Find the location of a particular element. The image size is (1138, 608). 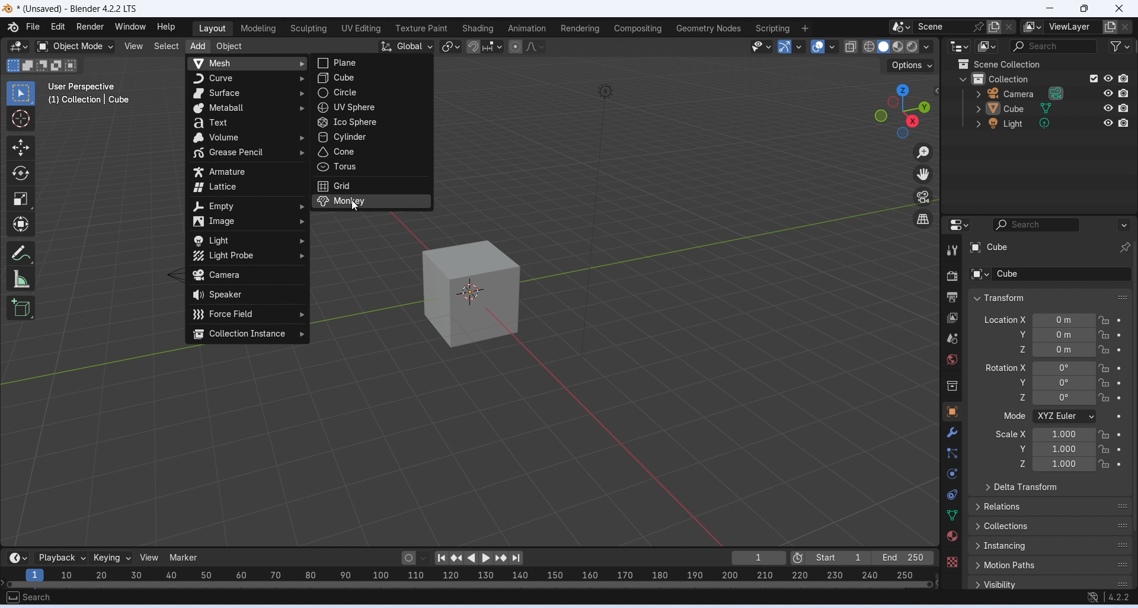

data is located at coordinates (952, 514).